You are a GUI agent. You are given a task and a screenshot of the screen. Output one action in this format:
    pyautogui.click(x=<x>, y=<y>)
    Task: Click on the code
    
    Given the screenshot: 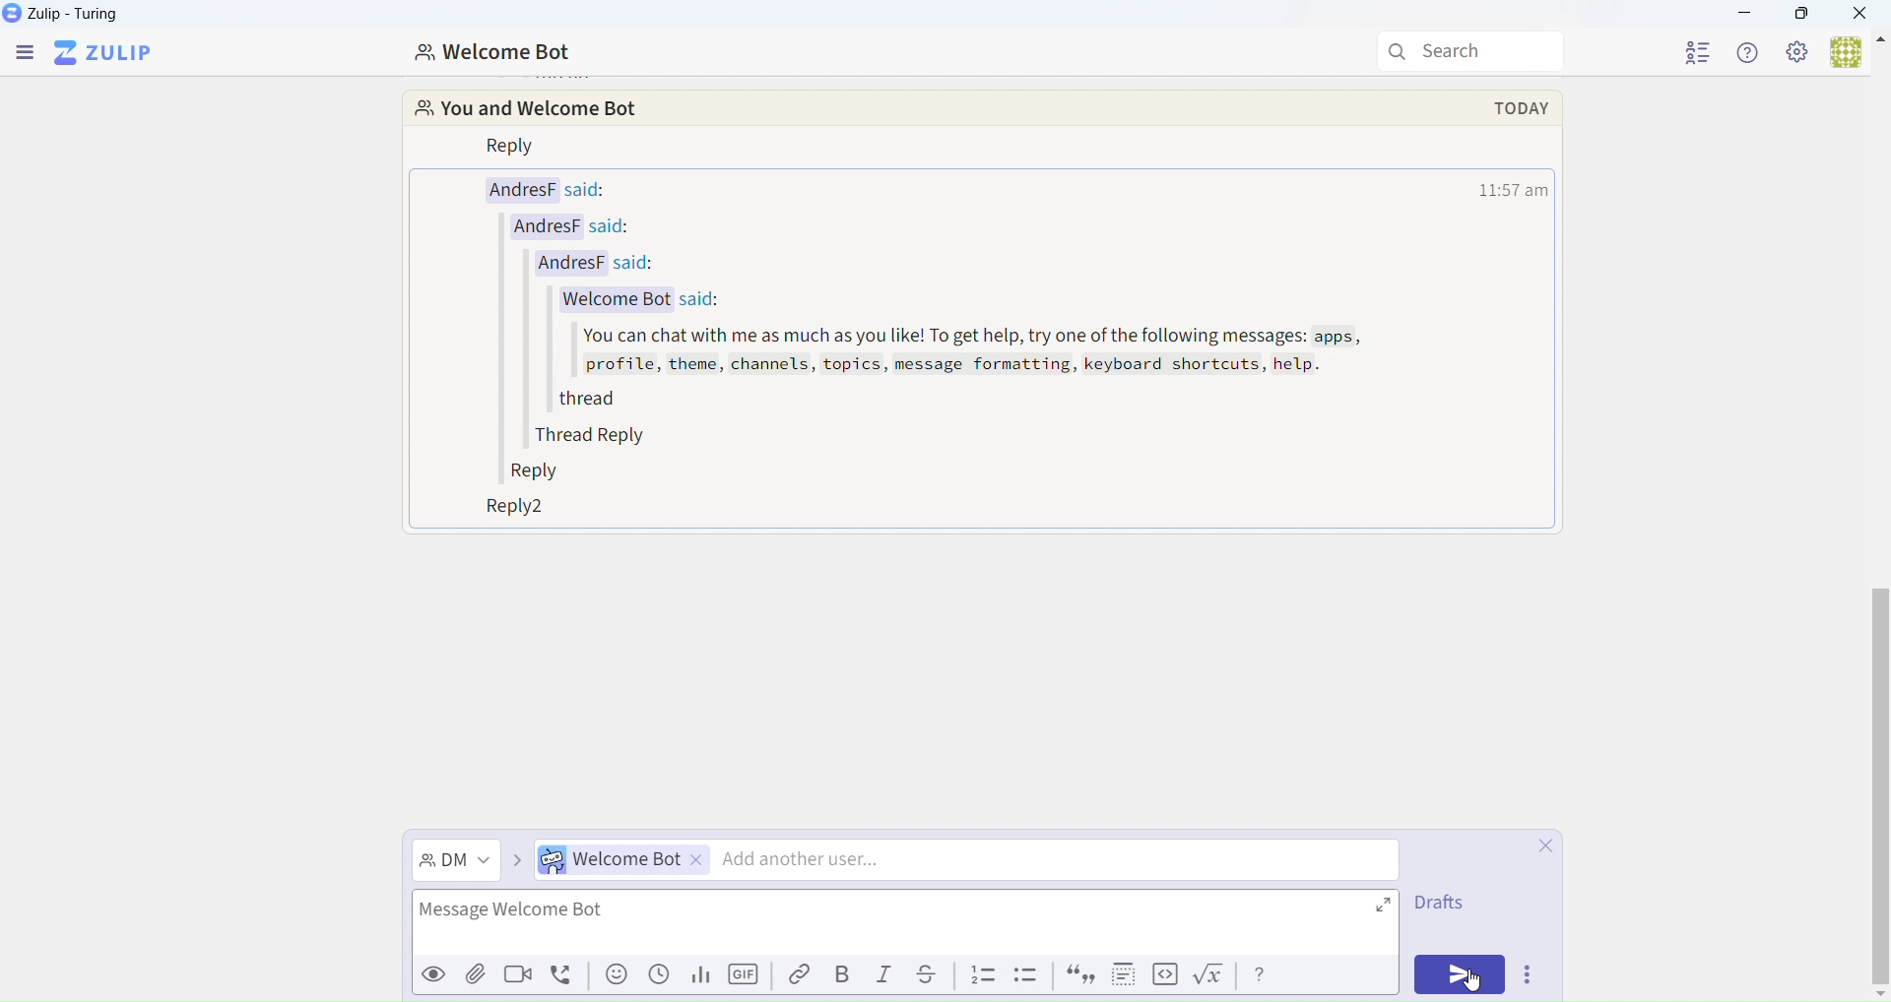 What is the action you would take?
    pyautogui.click(x=1166, y=977)
    